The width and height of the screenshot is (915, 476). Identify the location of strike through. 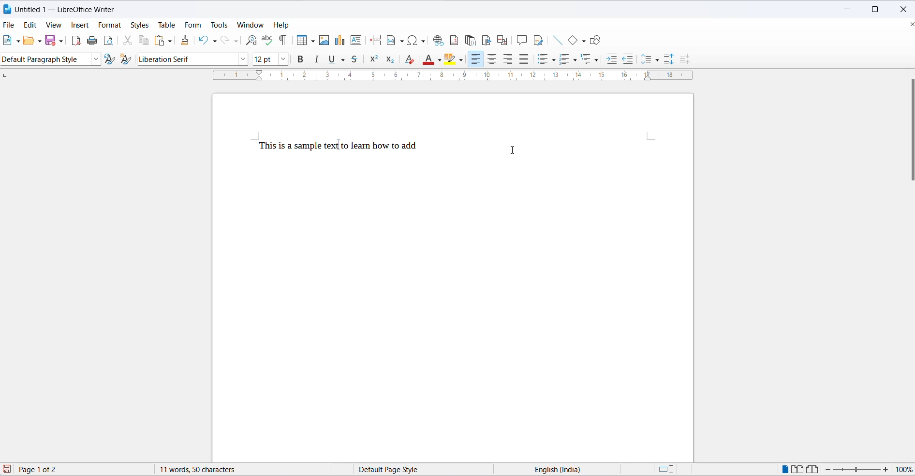
(358, 60).